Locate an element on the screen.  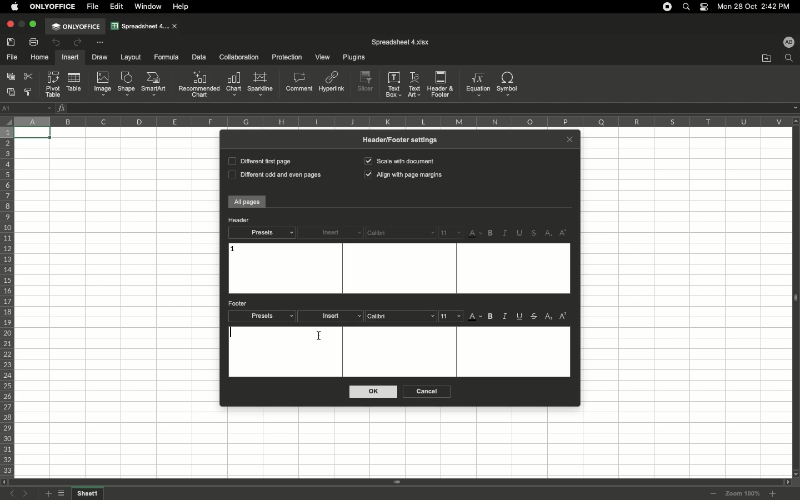
Underline is located at coordinates (521, 317).